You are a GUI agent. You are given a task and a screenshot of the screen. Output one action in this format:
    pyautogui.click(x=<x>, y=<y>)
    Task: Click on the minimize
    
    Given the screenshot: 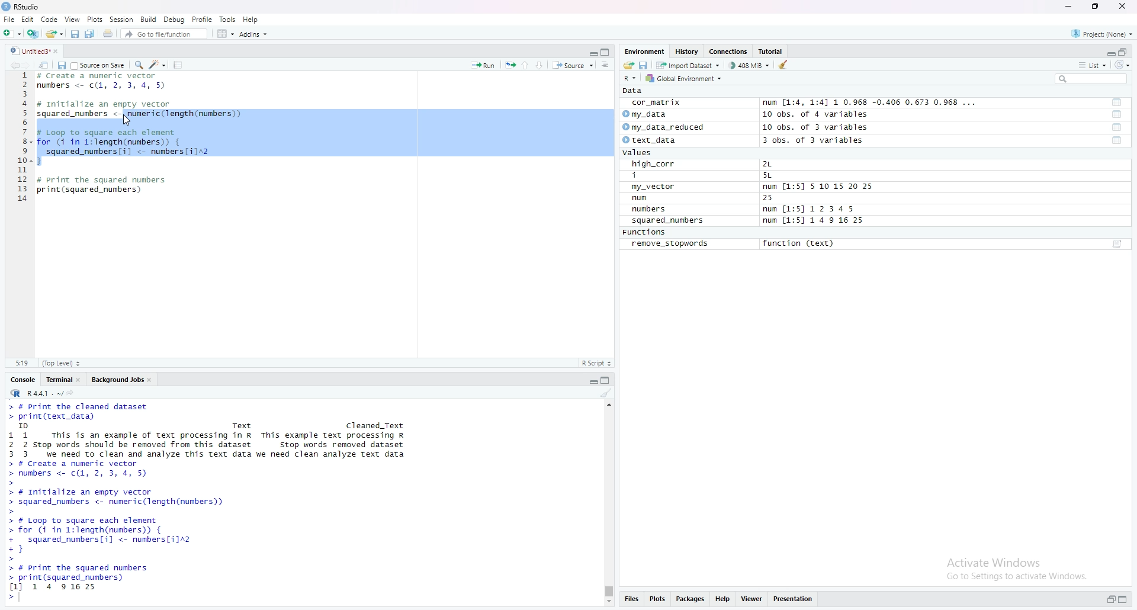 What is the action you would take?
    pyautogui.click(x=1109, y=51)
    